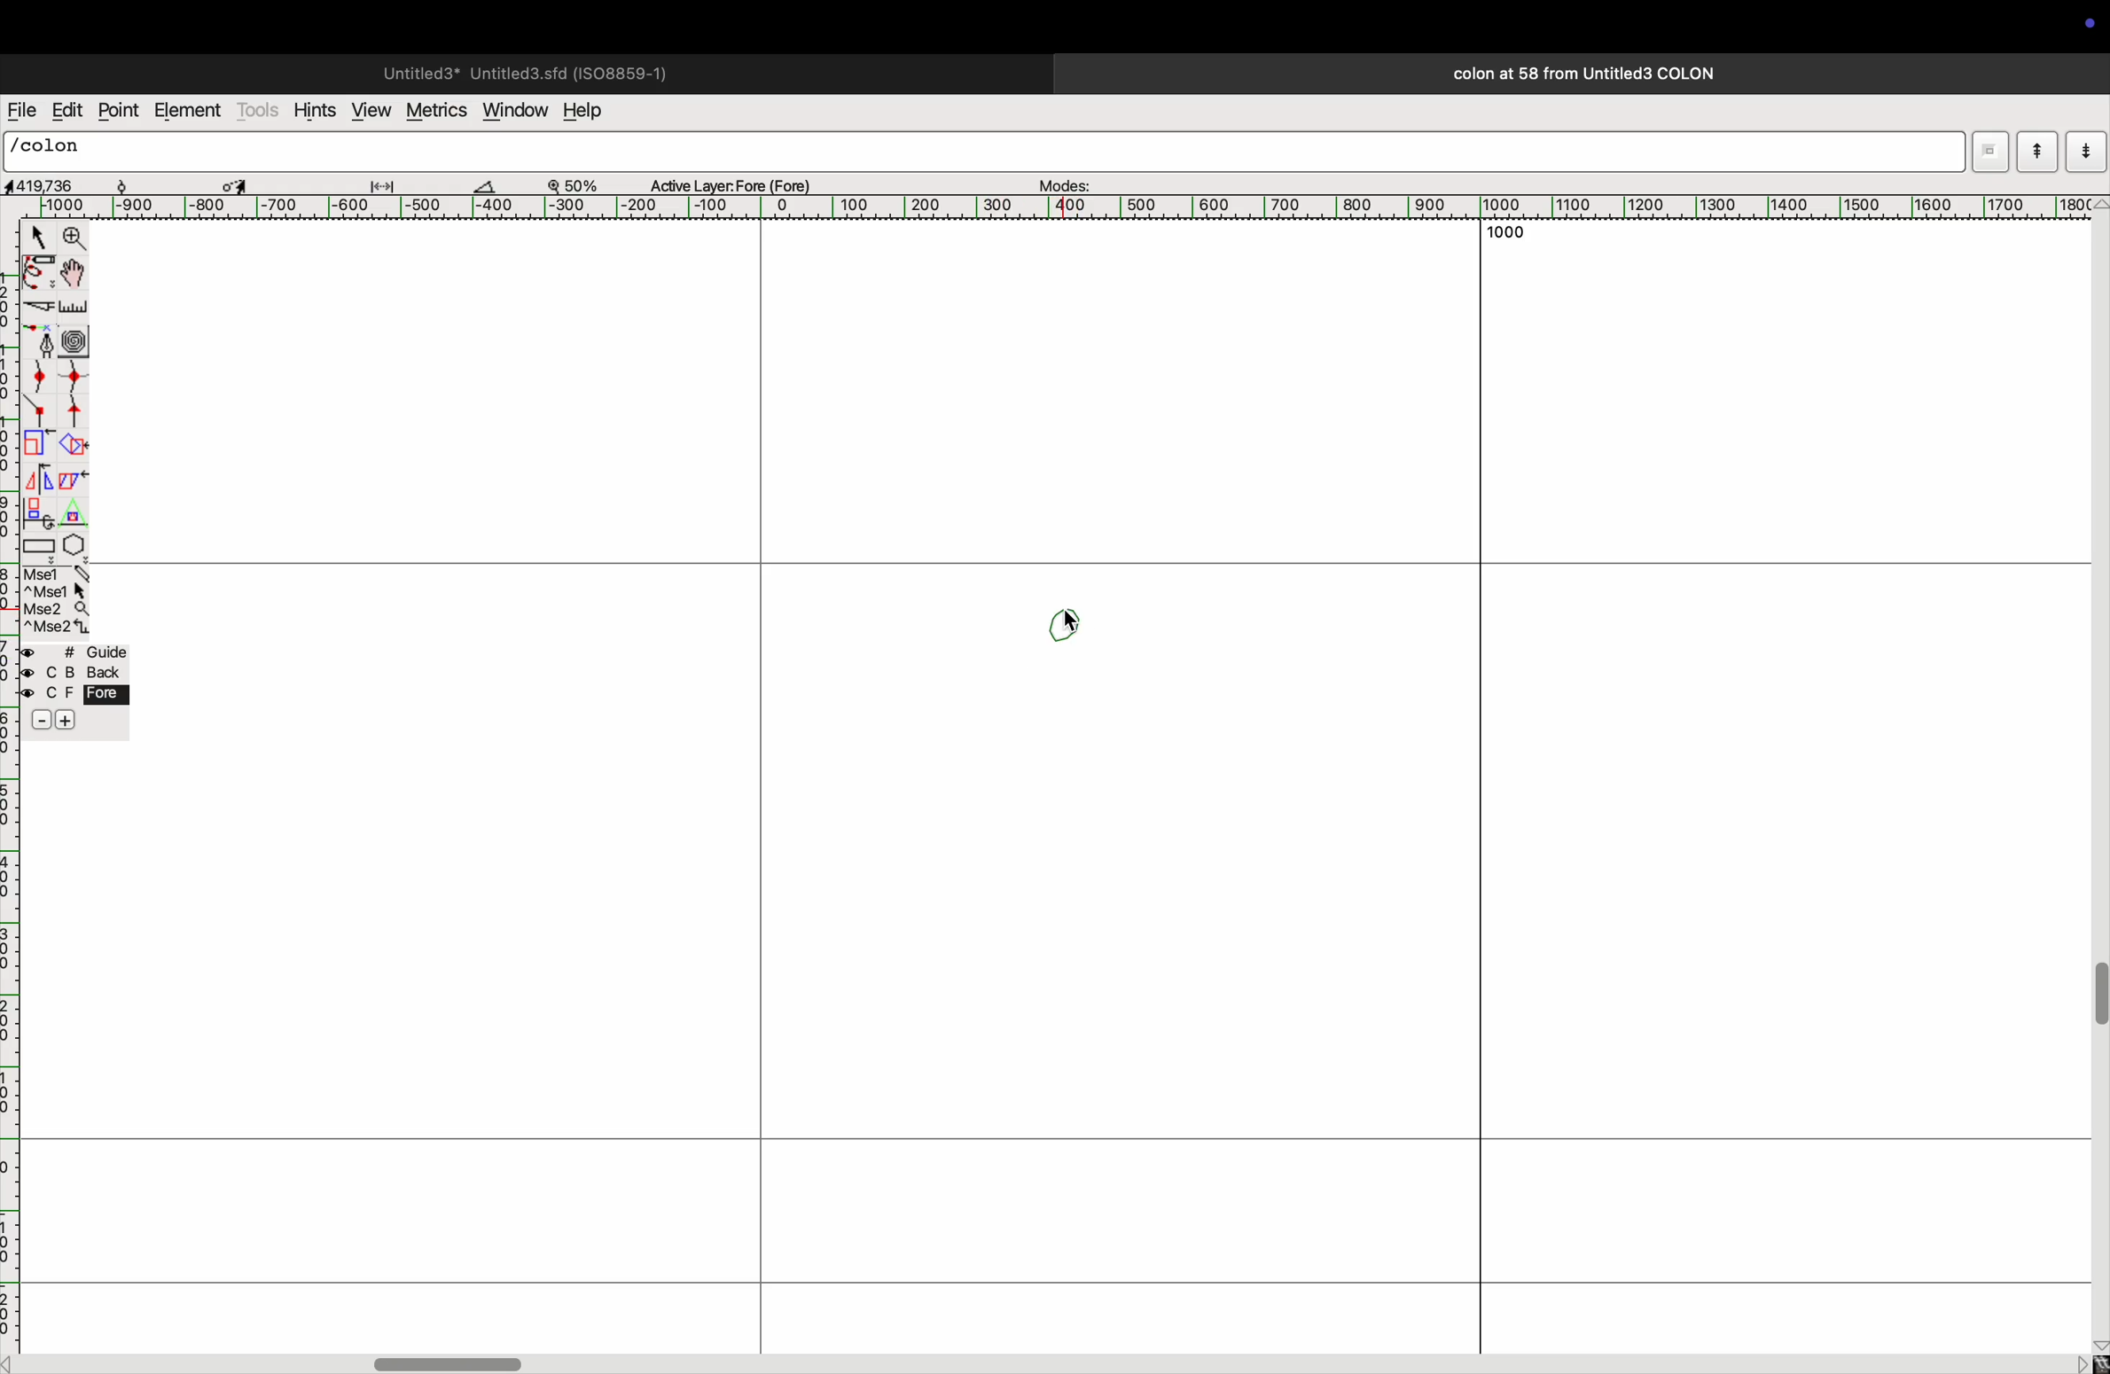  I want to click on modes, so click(1067, 181).